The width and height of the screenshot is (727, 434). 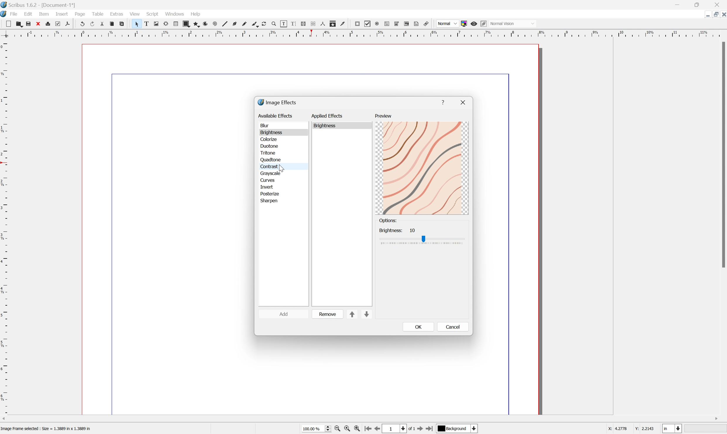 I want to click on Insert, so click(x=62, y=14).